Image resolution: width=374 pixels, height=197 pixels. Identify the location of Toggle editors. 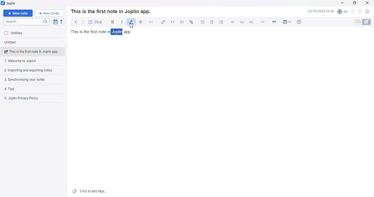
(357, 22).